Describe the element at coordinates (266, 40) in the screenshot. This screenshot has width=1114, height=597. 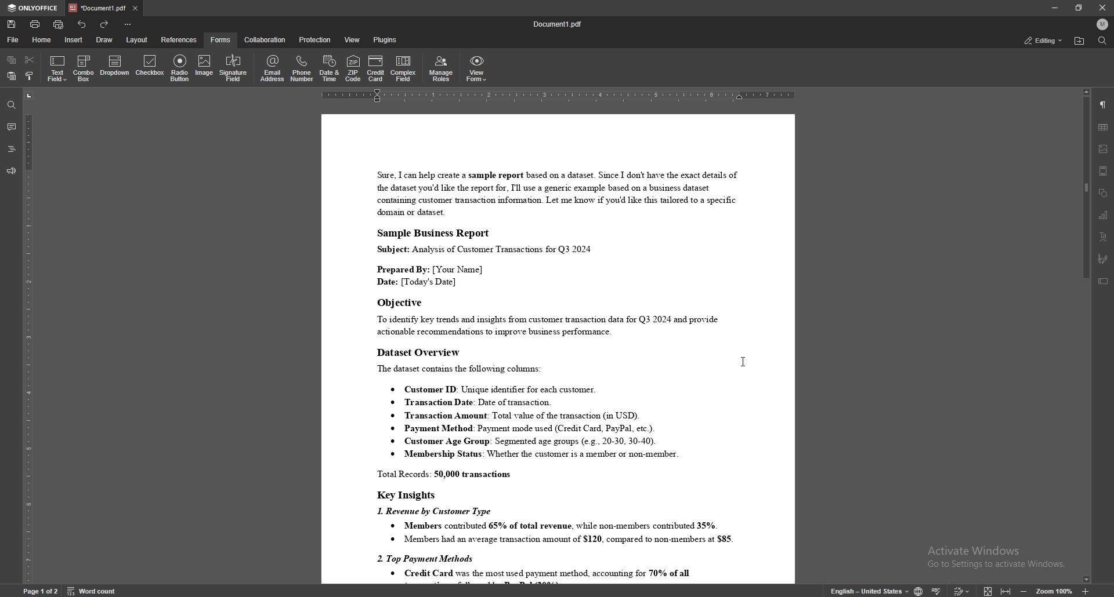
I see `collaboration` at that location.